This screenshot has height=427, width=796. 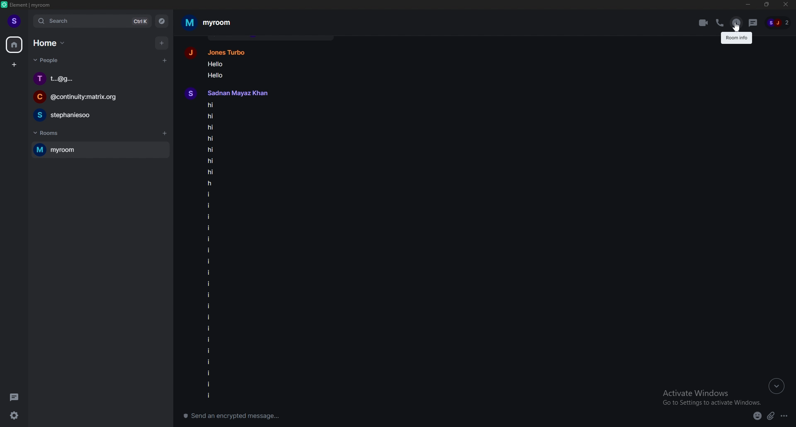 What do you see at coordinates (237, 251) in the screenshot?
I see `texts` at bounding box center [237, 251].